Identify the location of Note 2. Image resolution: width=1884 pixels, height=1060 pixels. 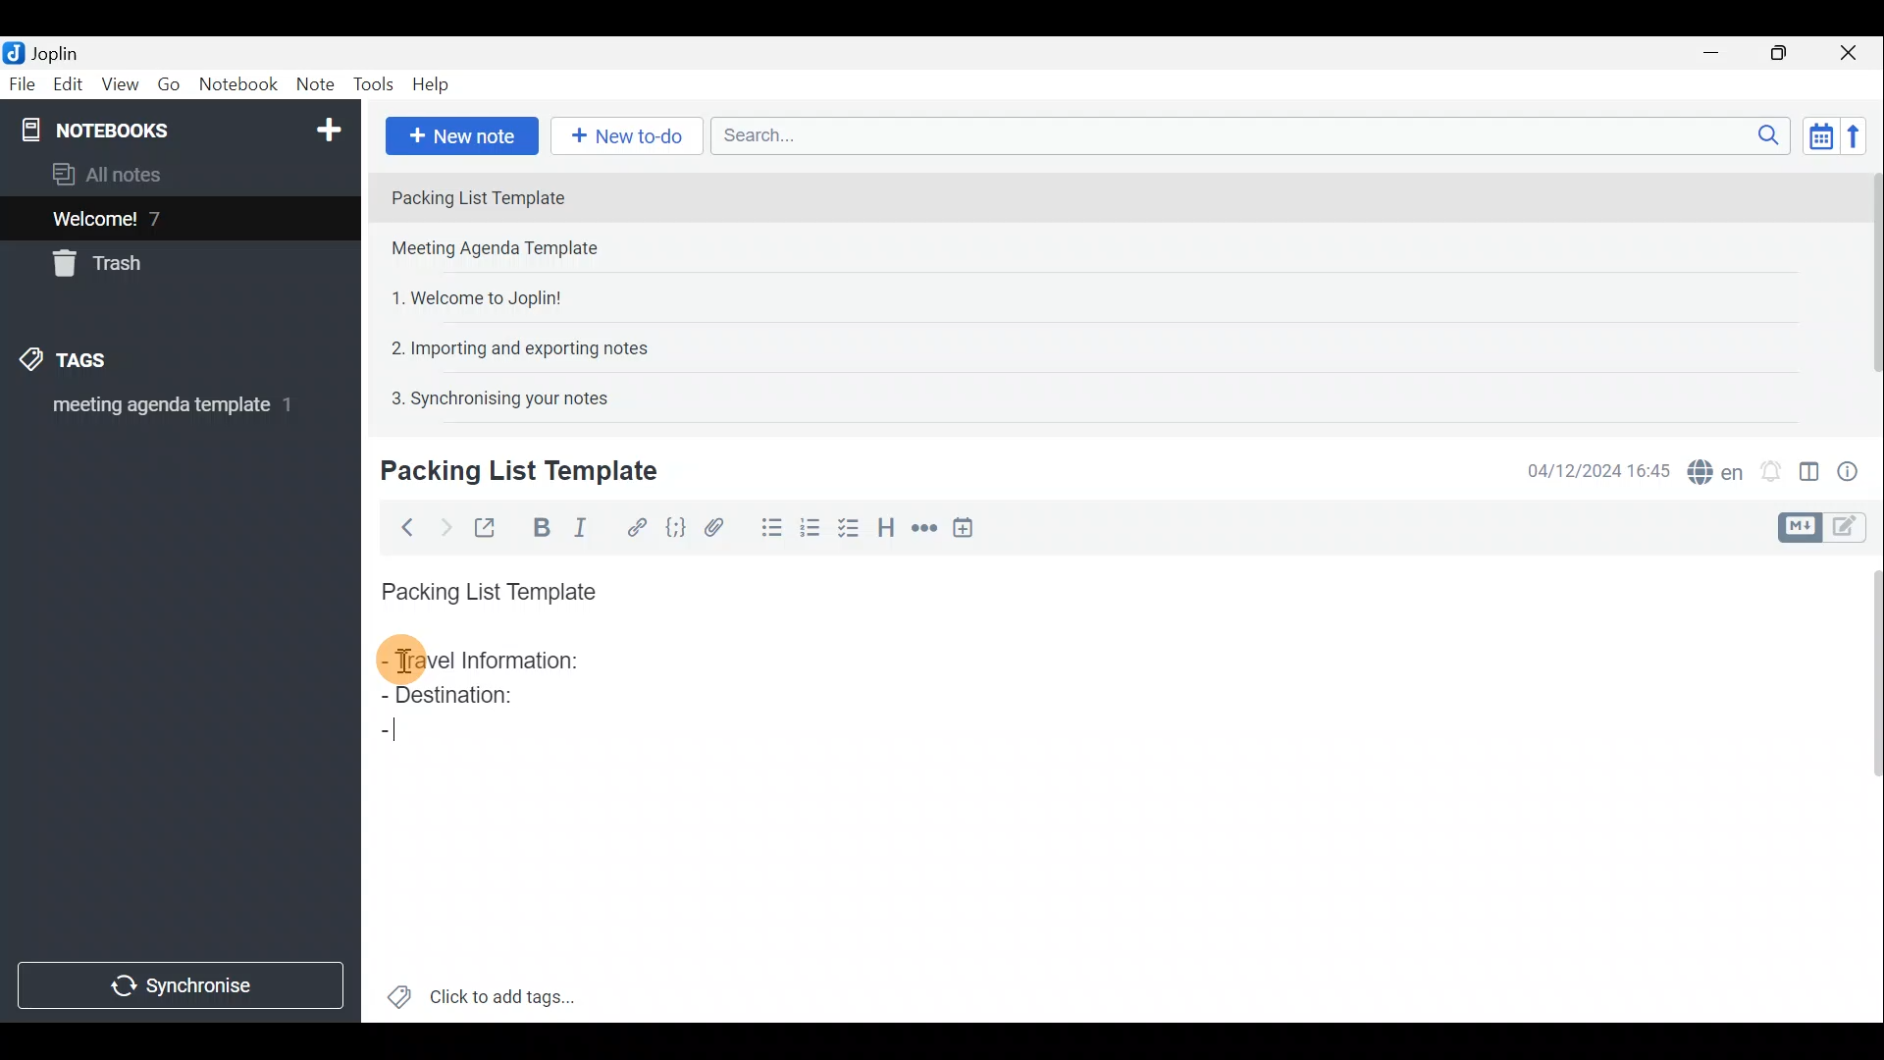
(514, 250).